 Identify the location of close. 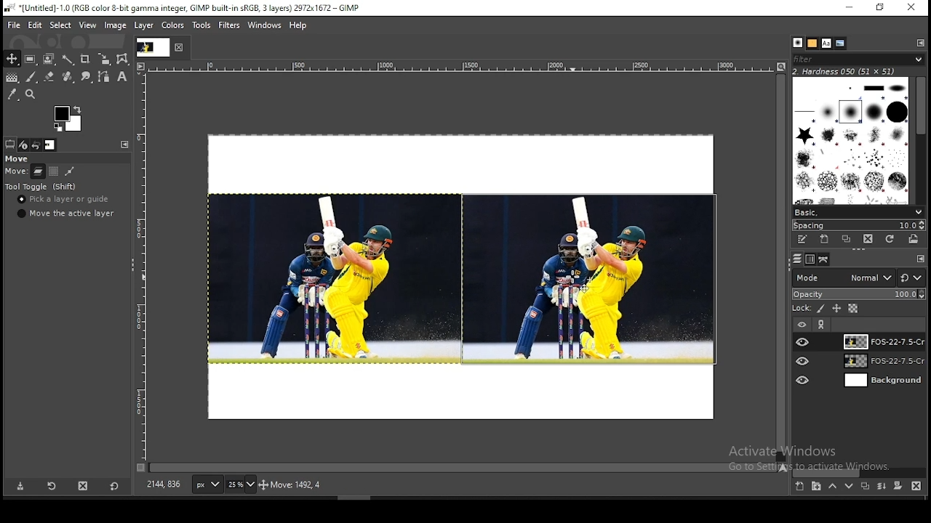
(180, 48).